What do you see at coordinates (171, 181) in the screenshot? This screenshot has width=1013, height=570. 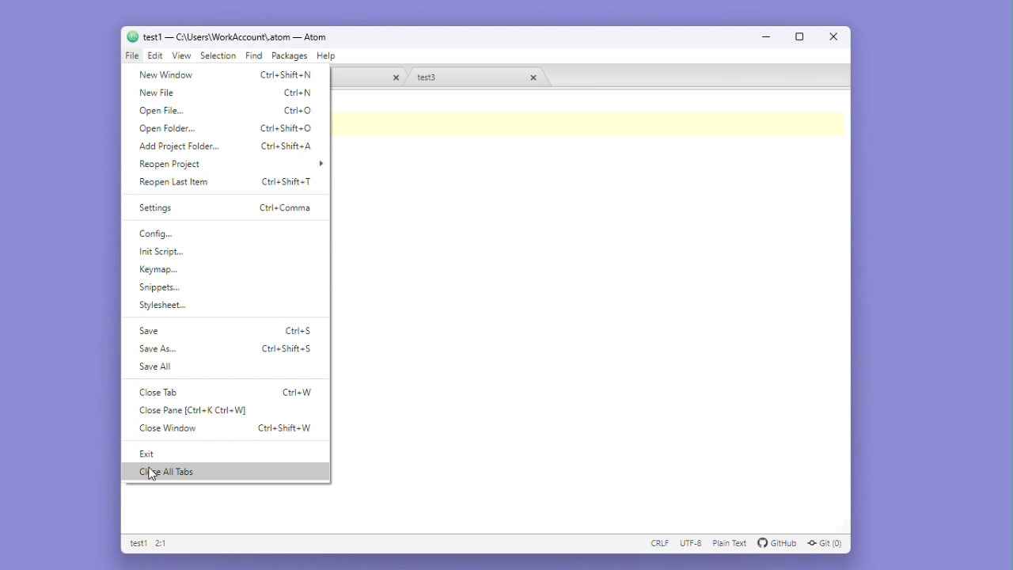 I see `Reopen Last item` at bounding box center [171, 181].